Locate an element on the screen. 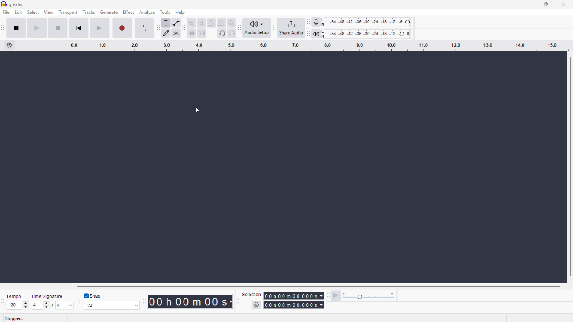 The height and width of the screenshot is (322, 573). view  is located at coordinates (49, 12).